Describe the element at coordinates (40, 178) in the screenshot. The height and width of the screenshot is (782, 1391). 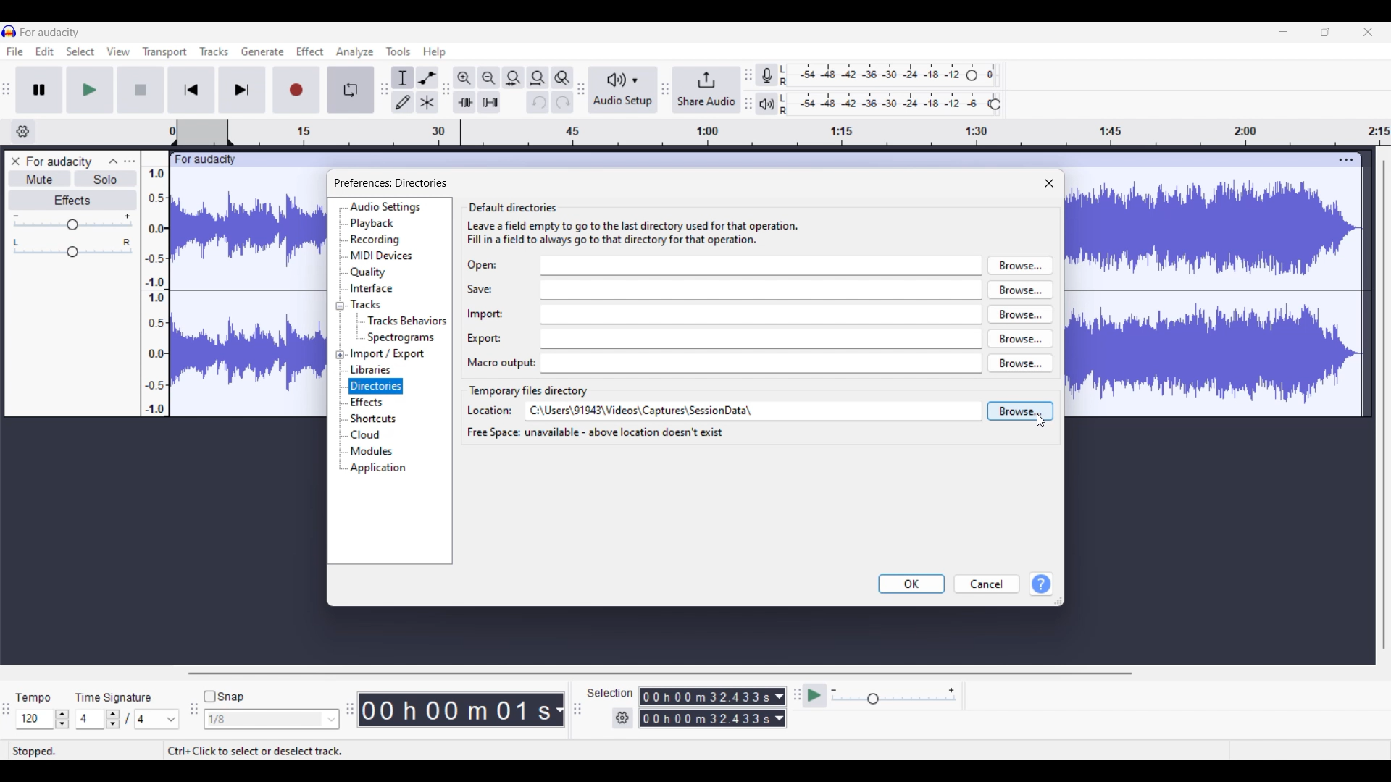
I see `Mute` at that location.